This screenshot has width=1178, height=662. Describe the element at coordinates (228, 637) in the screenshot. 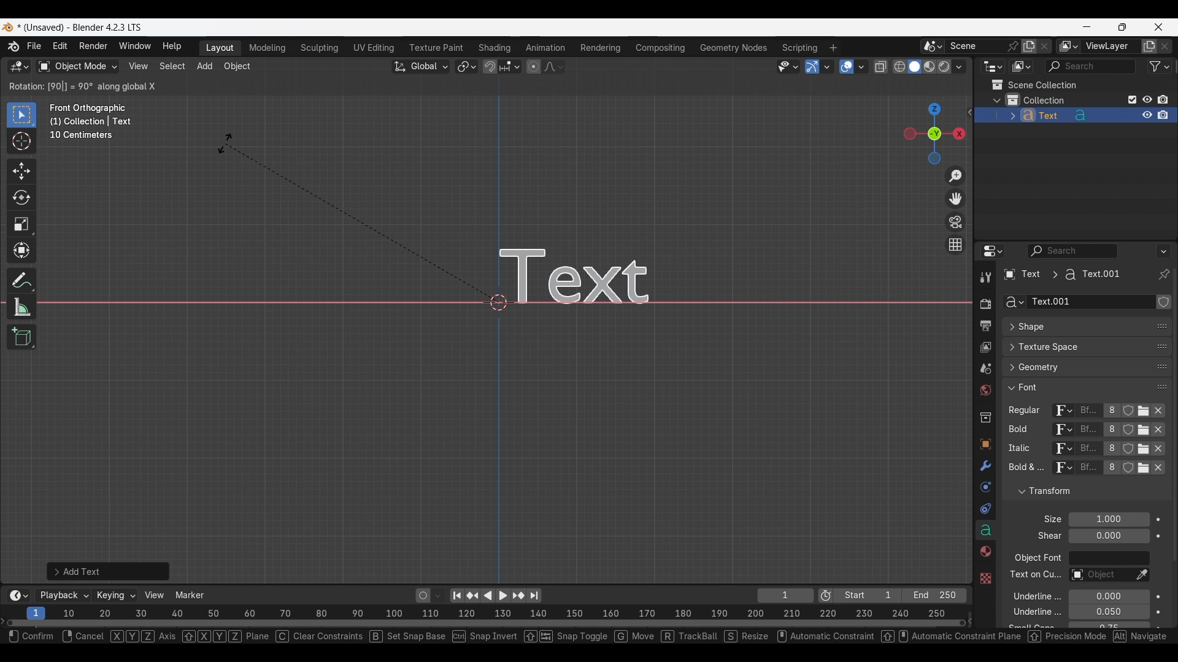

I see `xyz plane` at that location.